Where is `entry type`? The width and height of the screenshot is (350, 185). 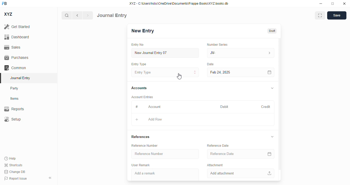
entry type is located at coordinates (165, 72).